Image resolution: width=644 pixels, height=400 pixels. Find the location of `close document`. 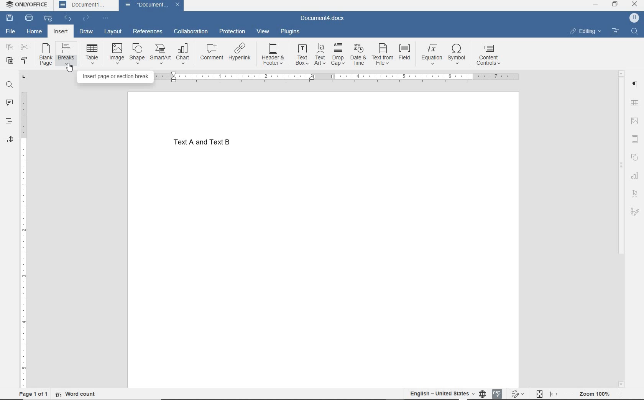

close document is located at coordinates (179, 6).